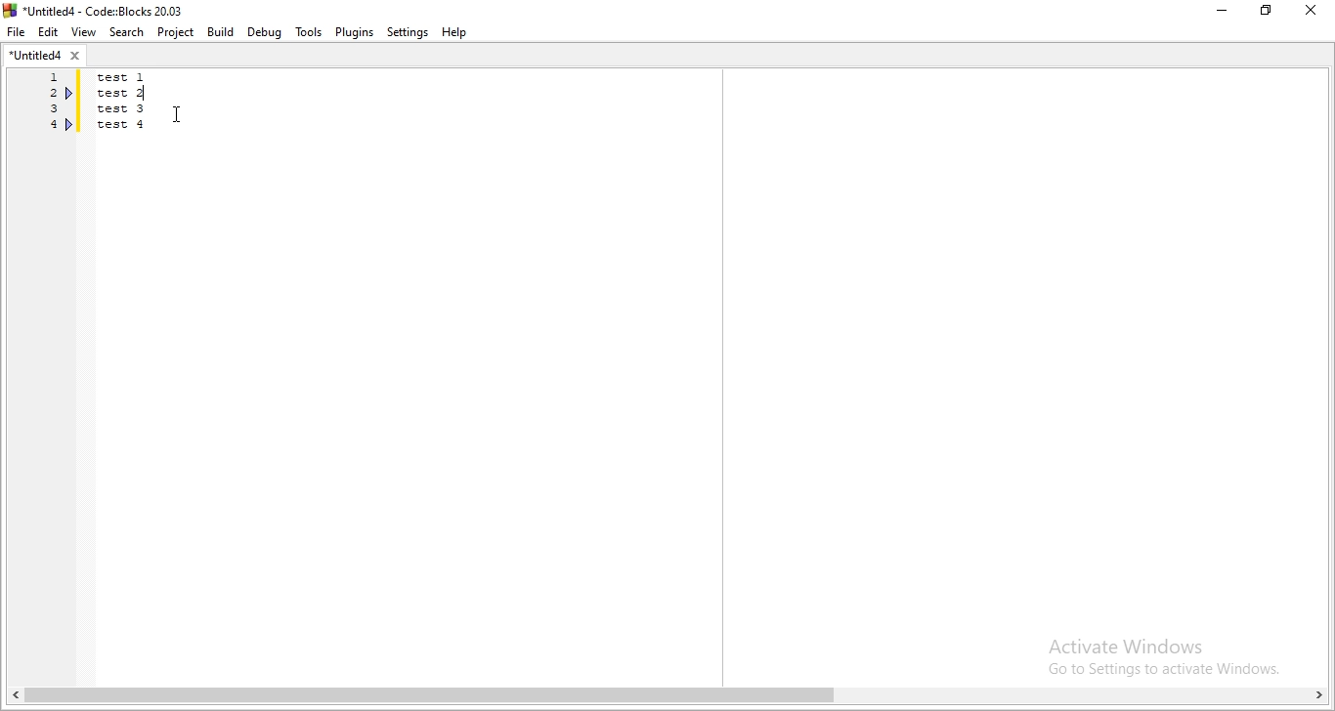 Image resolution: width=1335 pixels, height=711 pixels. I want to click on Help, so click(458, 33).